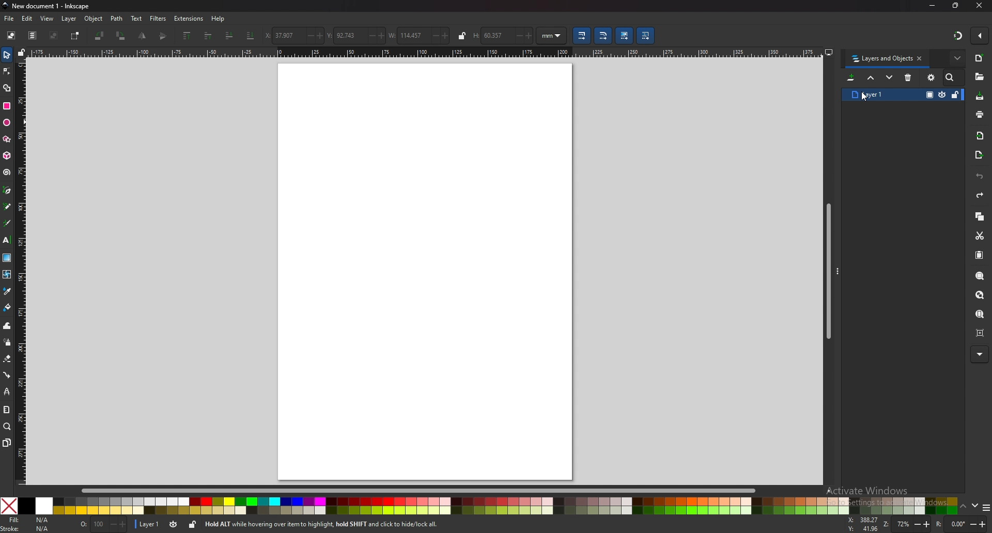 Image resolution: width=992 pixels, height=533 pixels. Describe the element at coordinates (7, 274) in the screenshot. I see `mesh` at that location.